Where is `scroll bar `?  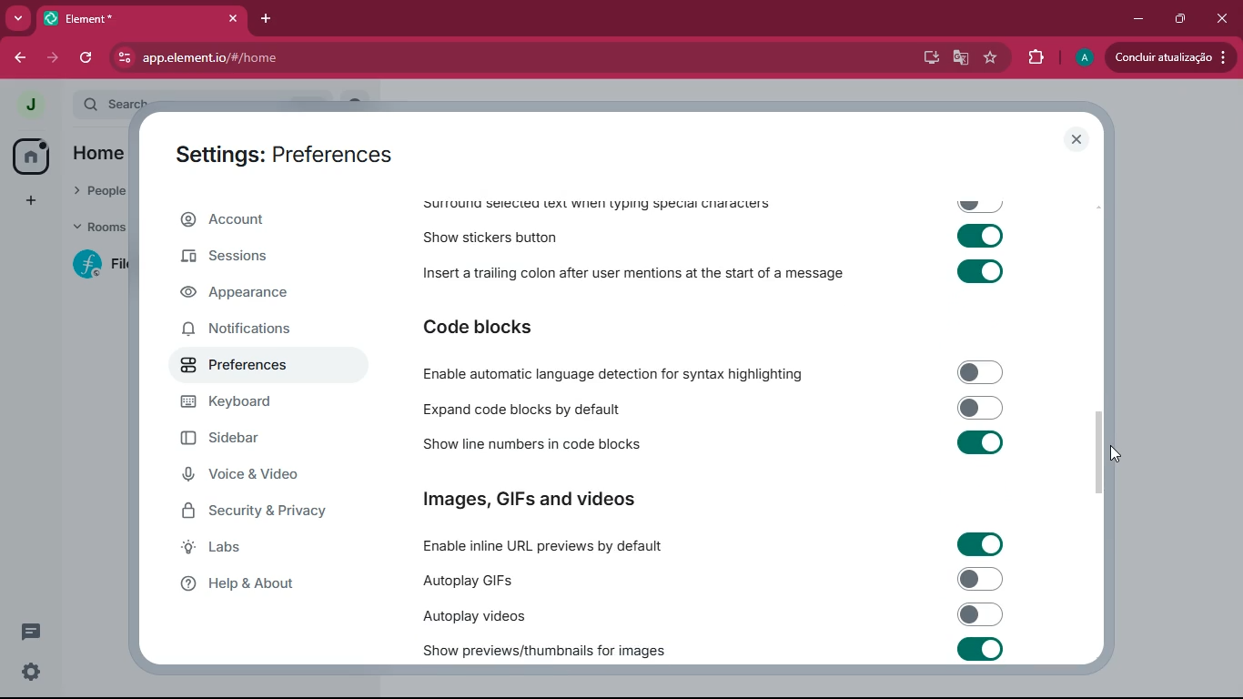
scroll bar  is located at coordinates (1104, 448).